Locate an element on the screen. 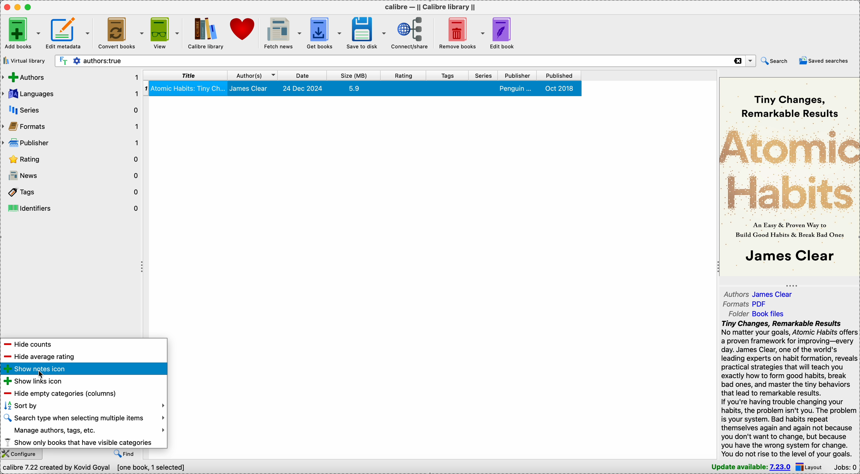 The height and width of the screenshot is (474, 860). Calibre 7.22 created by Kovid Goyal [one book, 1 selected] is located at coordinates (93, 468).